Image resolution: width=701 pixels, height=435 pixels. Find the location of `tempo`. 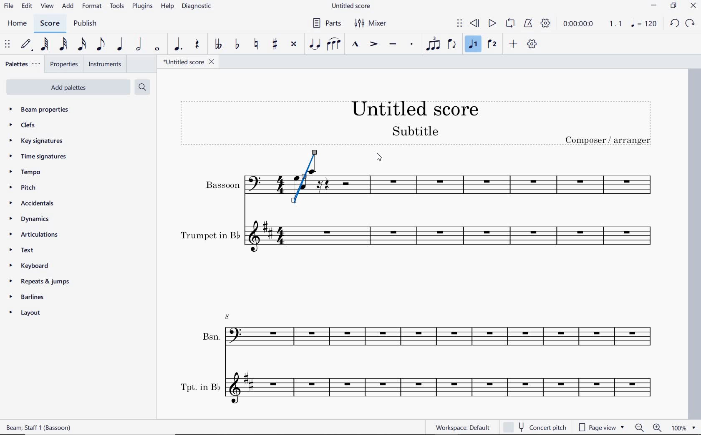

tempo is located at coordinates (27, 172).